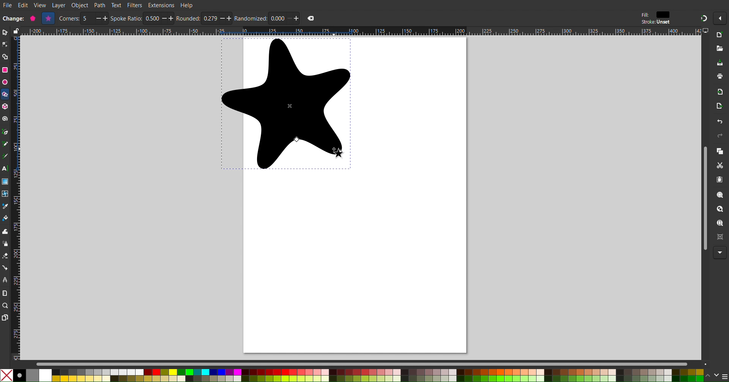 This screenshot has width=729, height=382. What do you see at coordinates (151, 18) in the screenshot?
I see `0.5` at bounding box center [151, 18].